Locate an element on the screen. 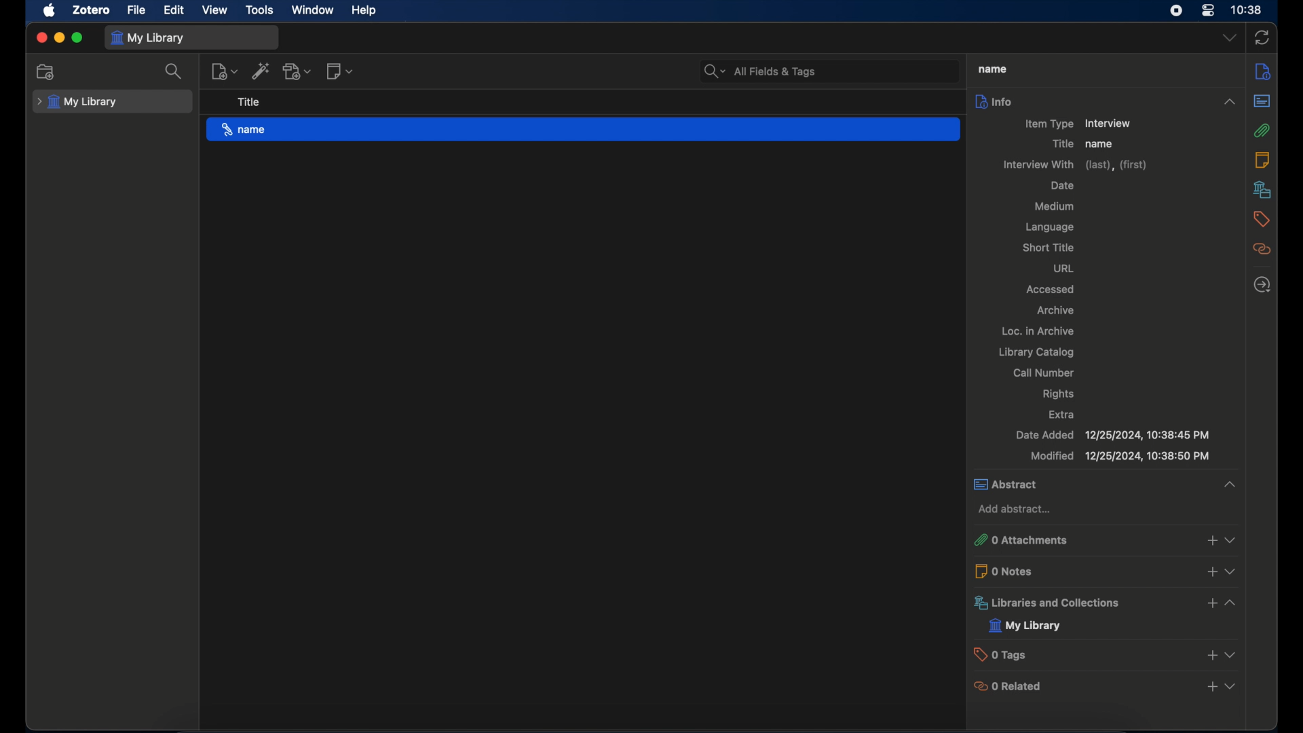  date added  is located at coordinates (1116, 435).